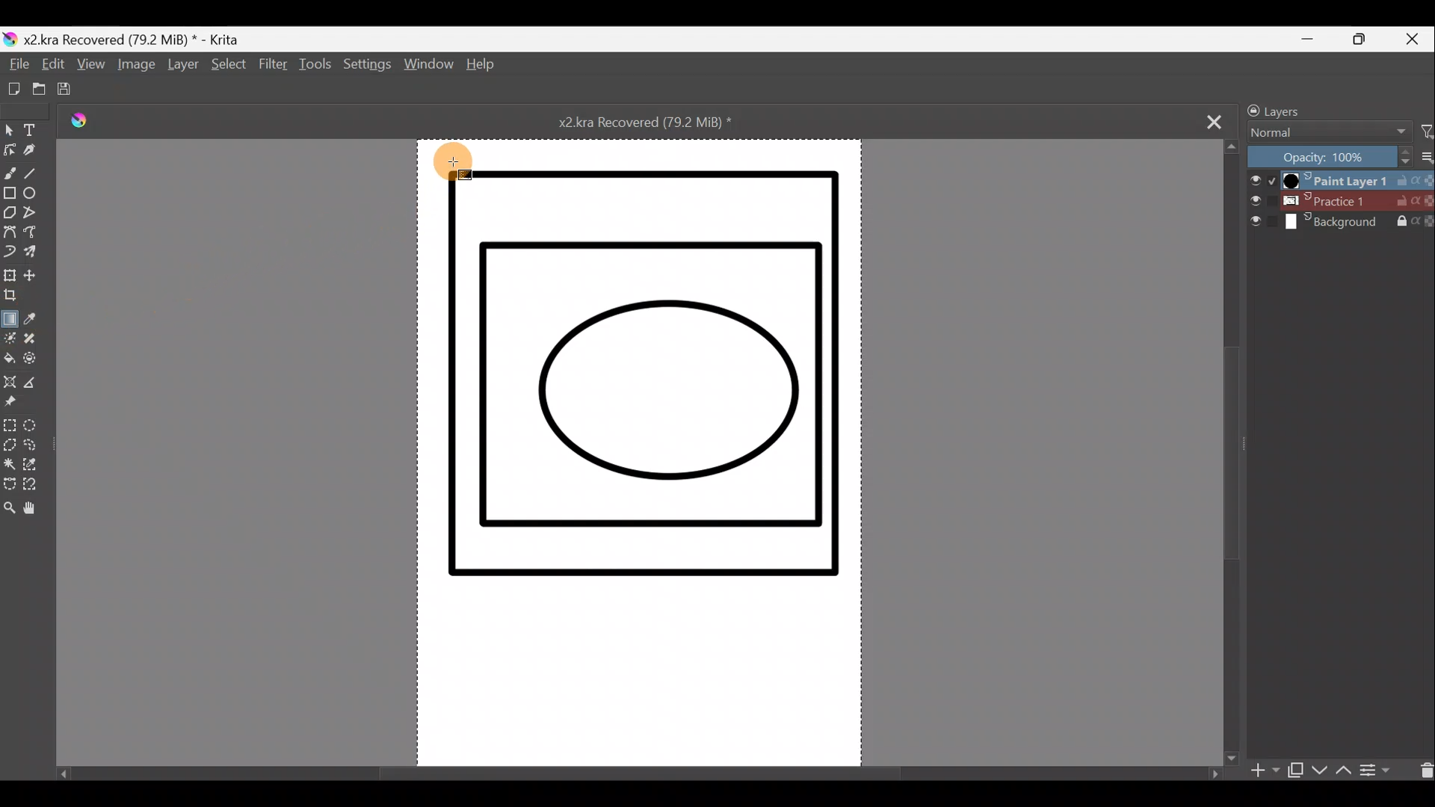  I want to click on Scroll bar, so click(635, 769).